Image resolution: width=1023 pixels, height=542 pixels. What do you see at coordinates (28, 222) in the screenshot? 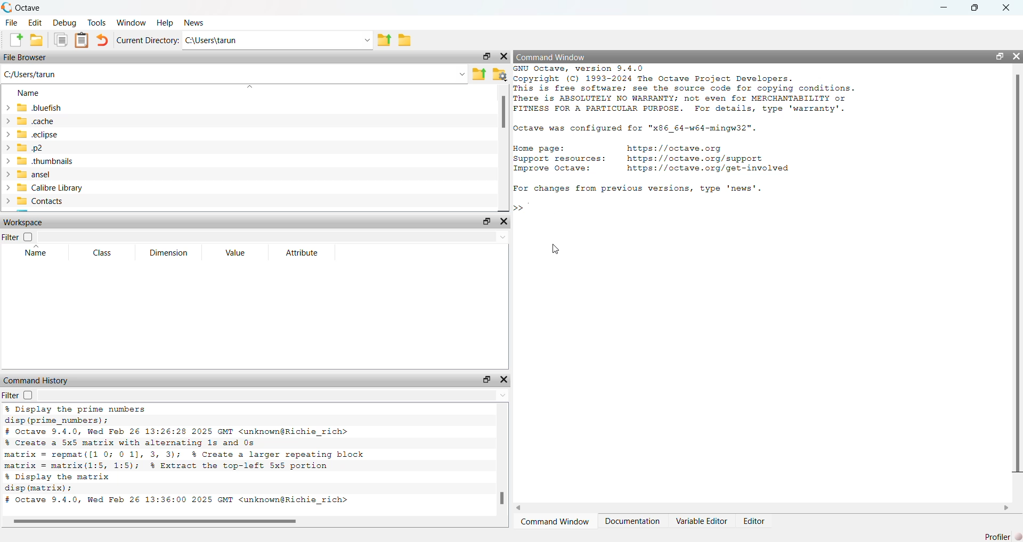
I see `workspace` at bounding box center [28, 222].